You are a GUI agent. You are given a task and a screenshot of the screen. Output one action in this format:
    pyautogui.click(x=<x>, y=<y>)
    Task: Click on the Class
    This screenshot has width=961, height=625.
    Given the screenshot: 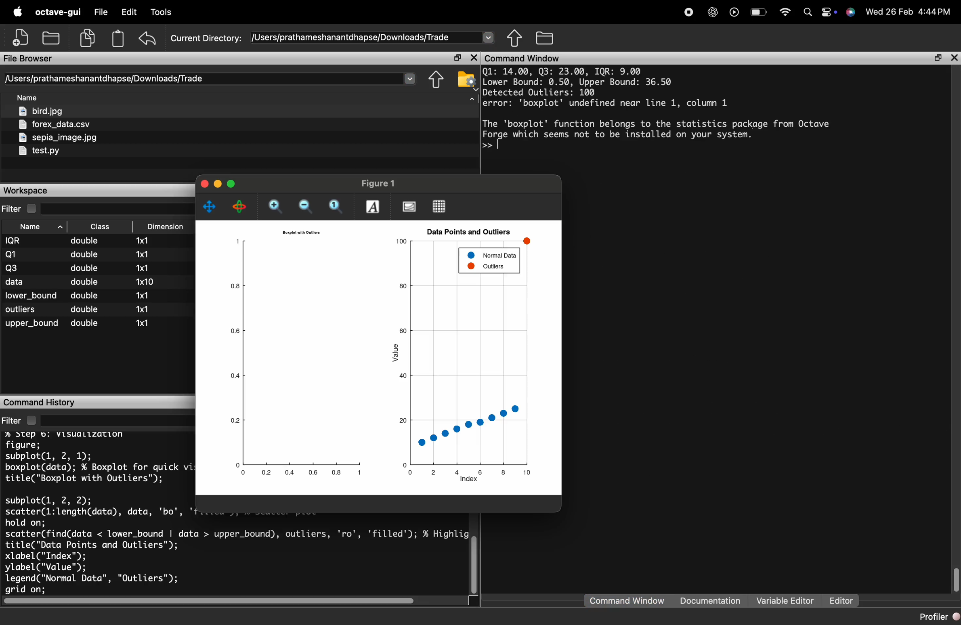 What is the action you would take?
    pyautogui.click(x=100, y=227)
    